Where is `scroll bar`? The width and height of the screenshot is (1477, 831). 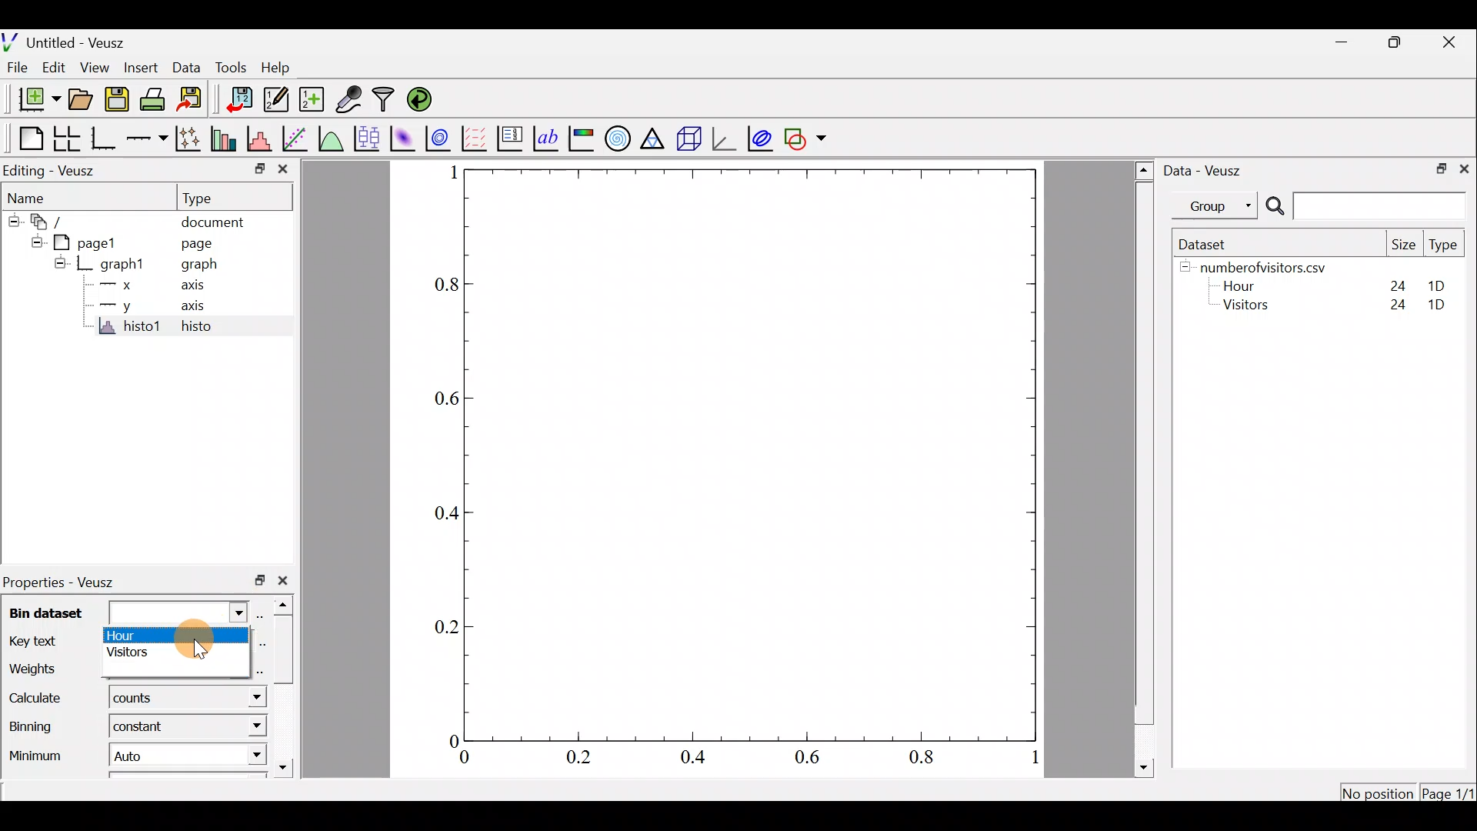 scroll bar is located at coordinates (1142, 467).